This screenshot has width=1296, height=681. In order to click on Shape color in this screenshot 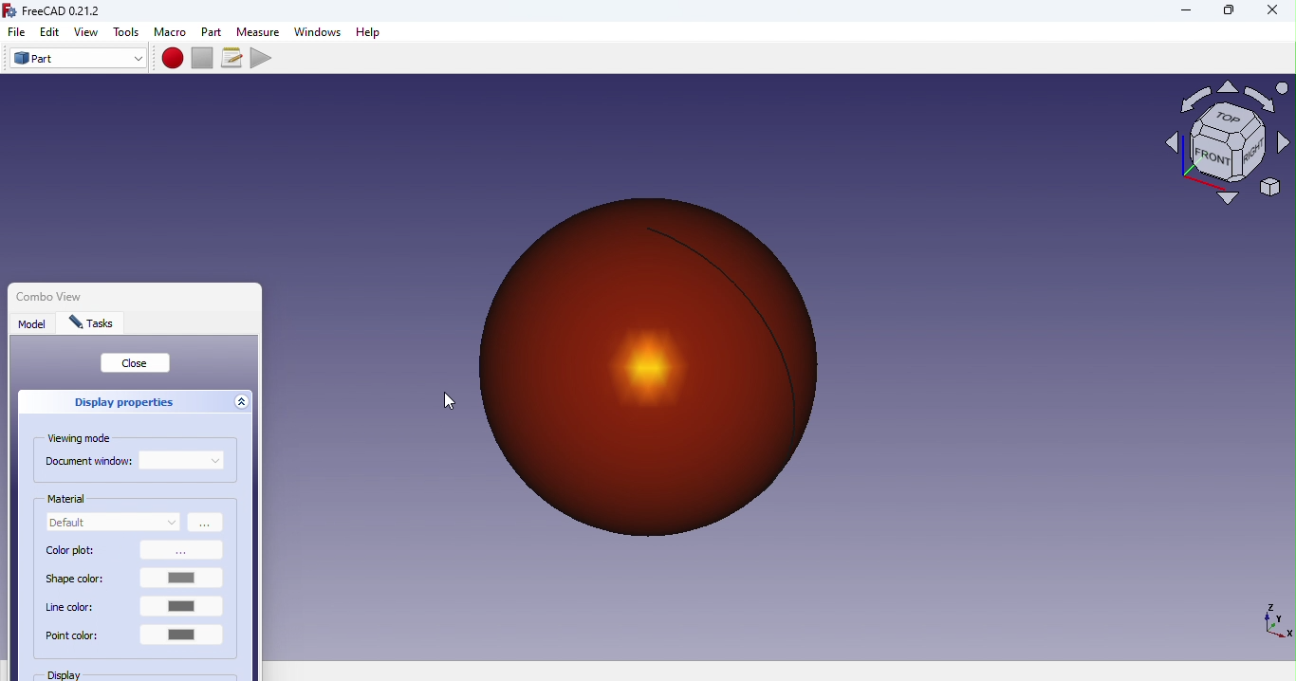, I will do `click(138, 580)`.